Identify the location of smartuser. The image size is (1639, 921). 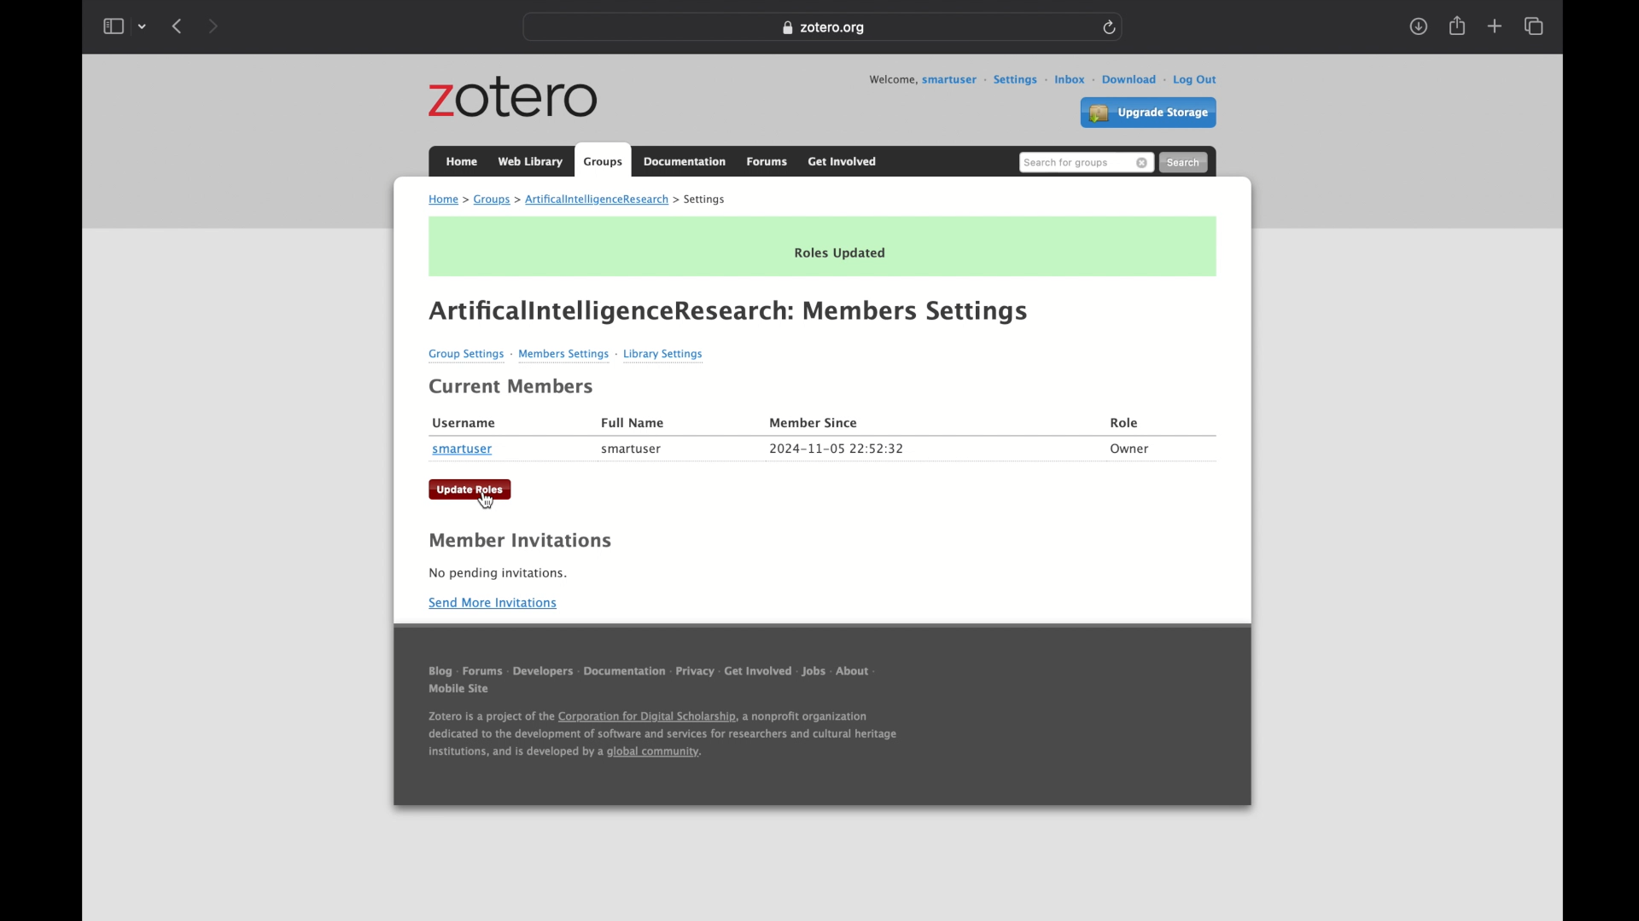
(465, 454).